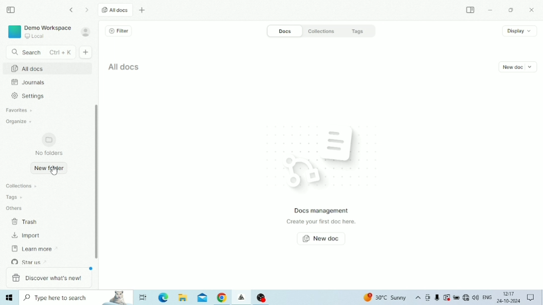  What do you see at coordinates (97, 182) in the screenshot?
I see `Vertical scrollbar` at bounding box center [97, 182].